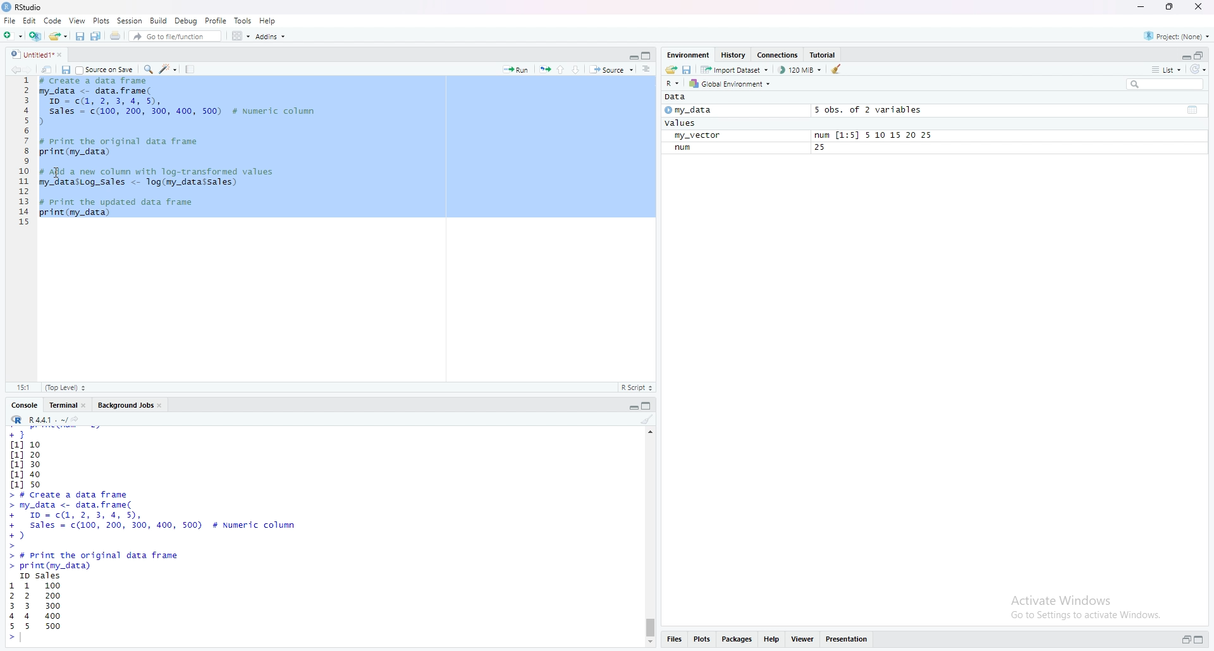 The image size is (1214, 651). What do you see at coordinates (687, 70) in the screenshot?
I see `save workspace as` at bounding box center [687, 70].